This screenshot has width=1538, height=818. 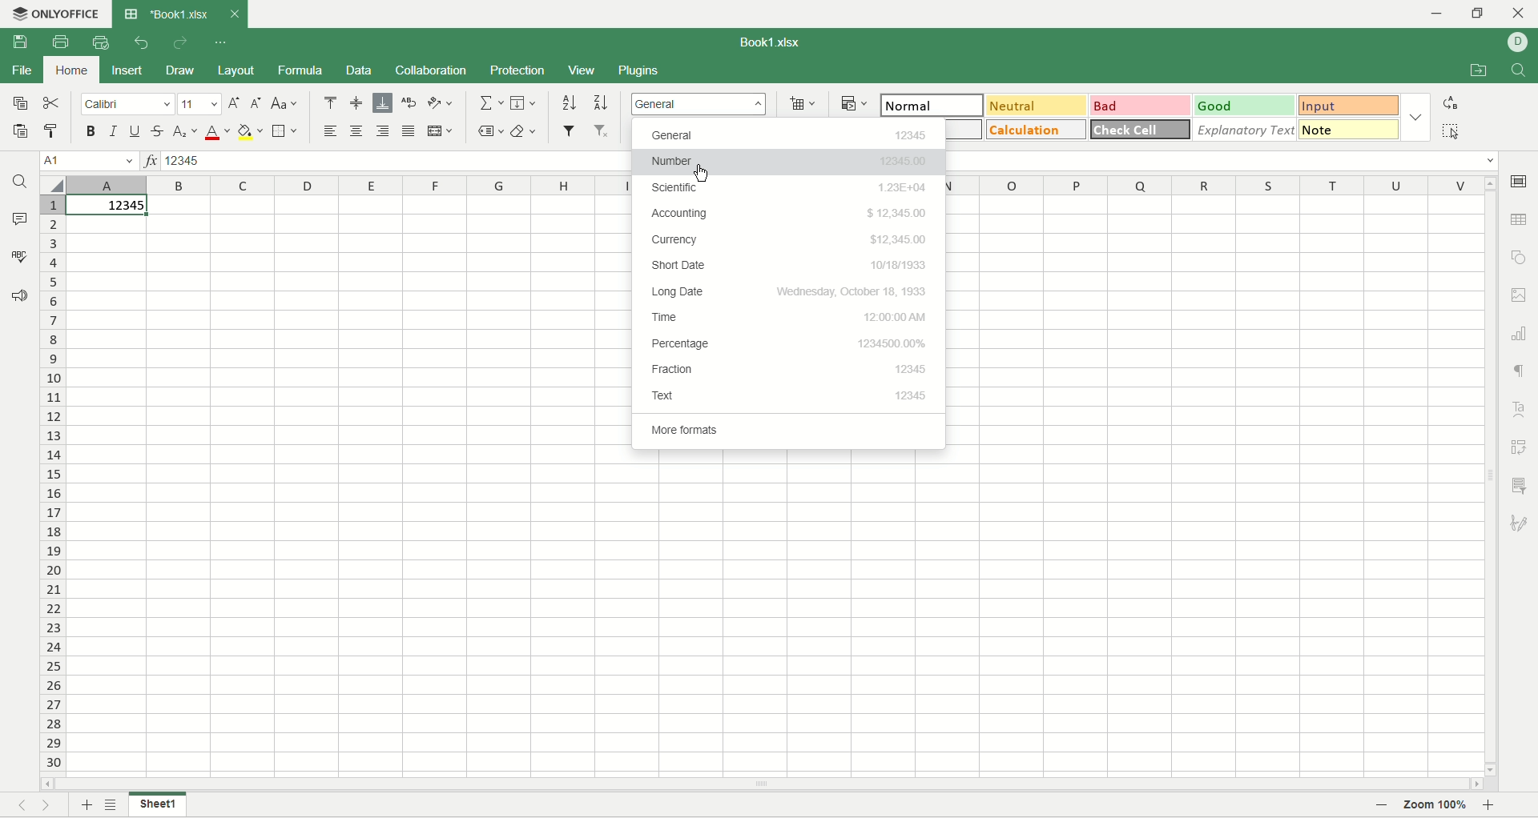 What do you see at coordinates (20, 102) in the screenshot?
I see `copy` at bounding box center [20, 102].